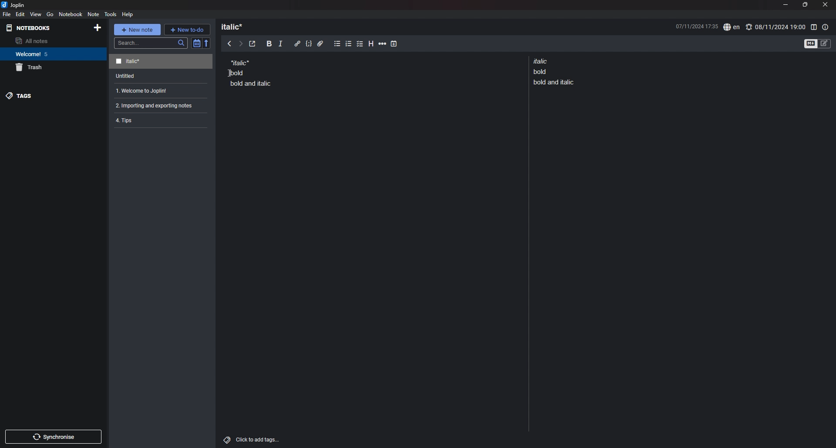 The height and width of the screenshot is (448, 836). I want to click on next, so click(241, 44).